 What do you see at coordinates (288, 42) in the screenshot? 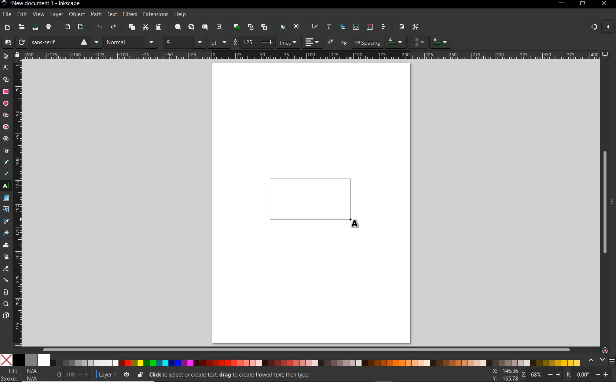
I see `lines` at bounding box center [288, 42].